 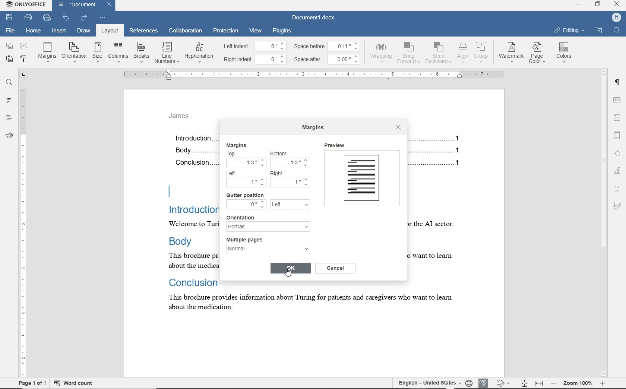 What do you see at coordinates (166, 53) in the screenshot?
I see `line numbers` at bounding box center [166, 53].